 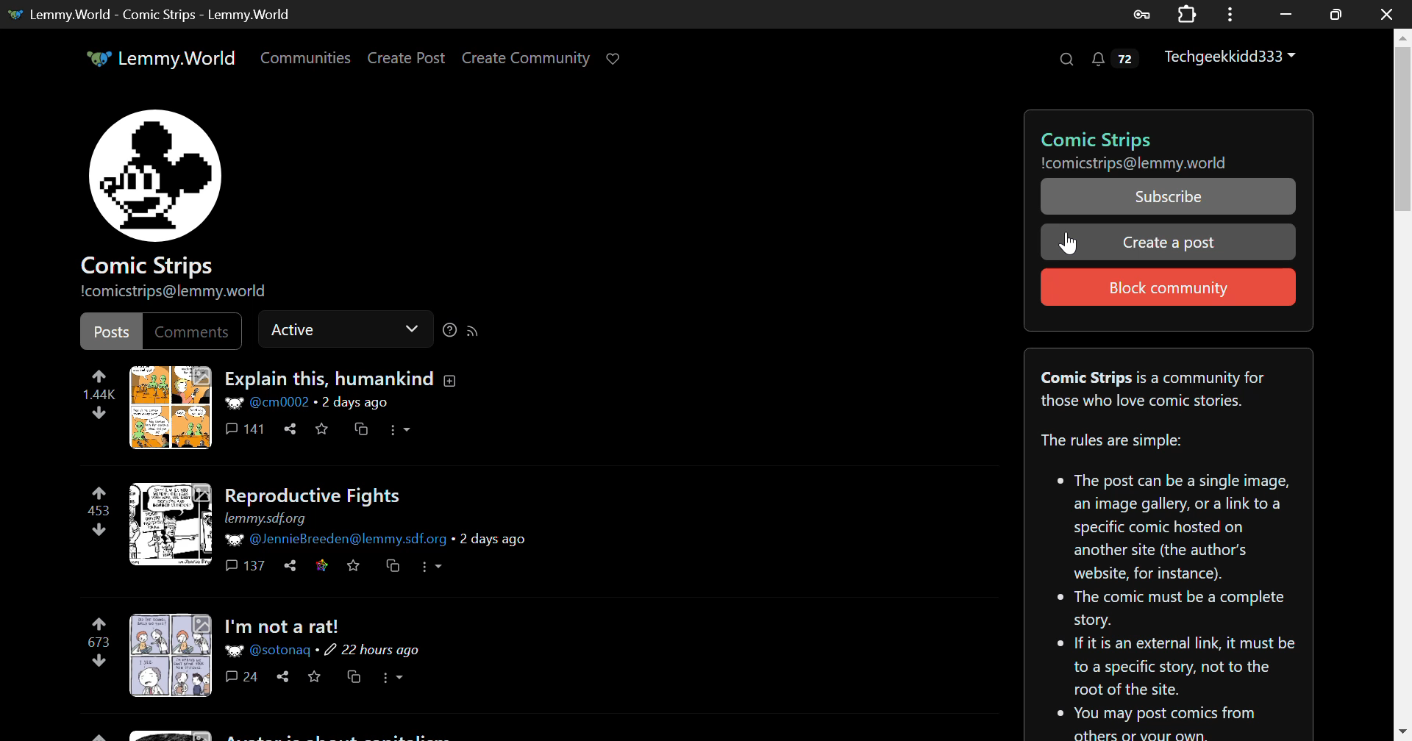 What do you see at coordinates (410, 57) in the screenshot?
I see `Create Post Page Hyperlink` at bounding box center [410, 57].